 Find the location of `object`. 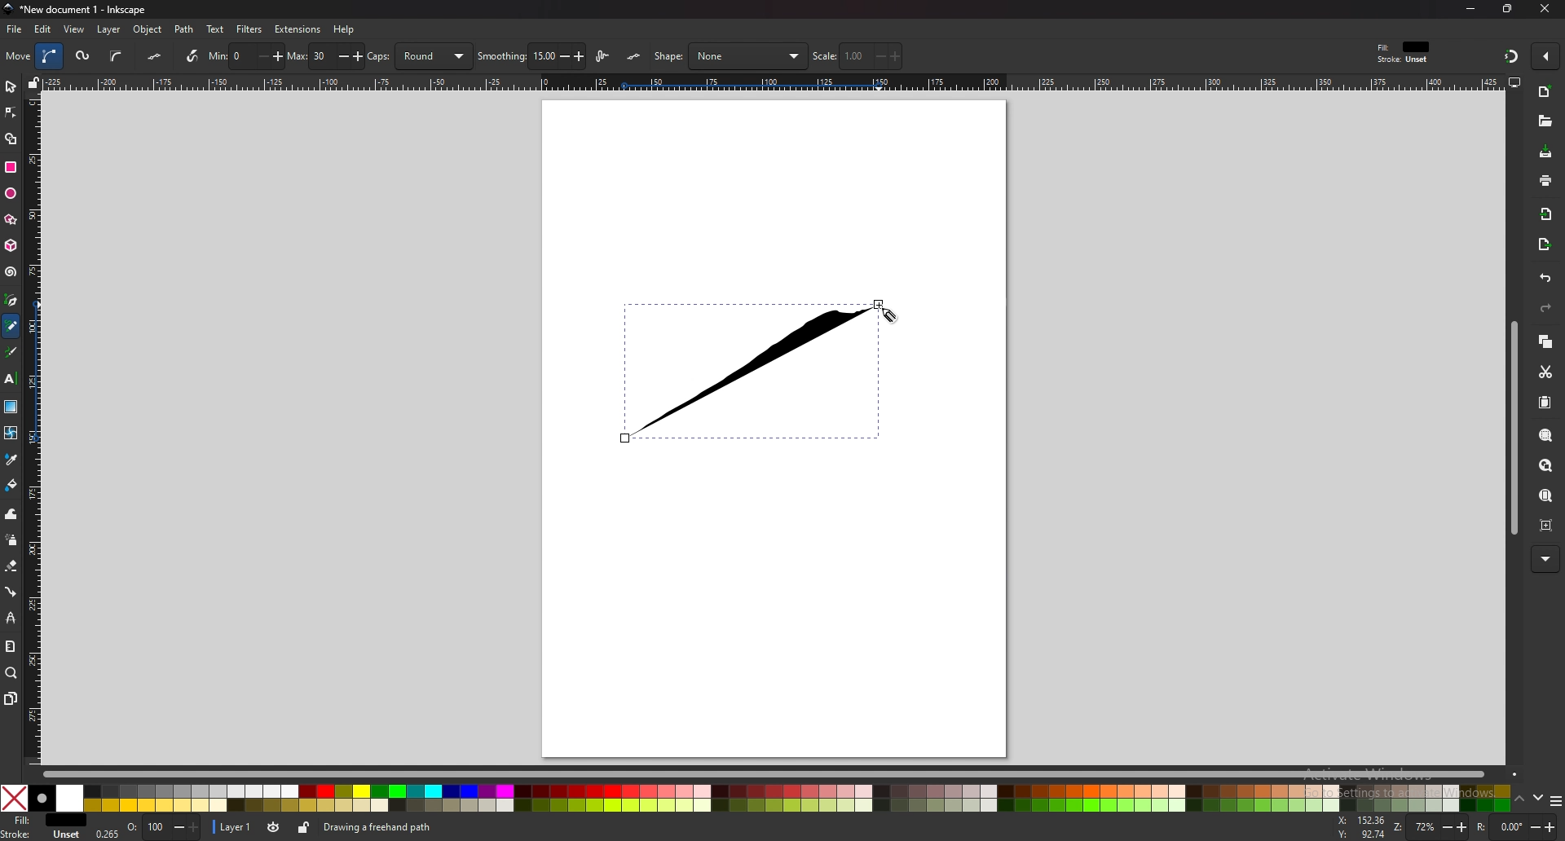

object is located at coordinates (149, 29).